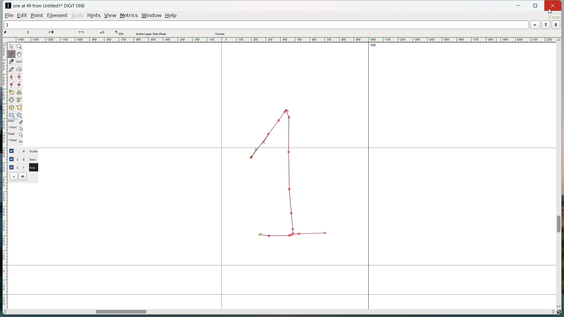 This screenshot has width=564, height=317. What do you see at coordinates (11, 69) in the screenshot?
I see `add a point then drag out its control points` at bounding box center [11, 69].